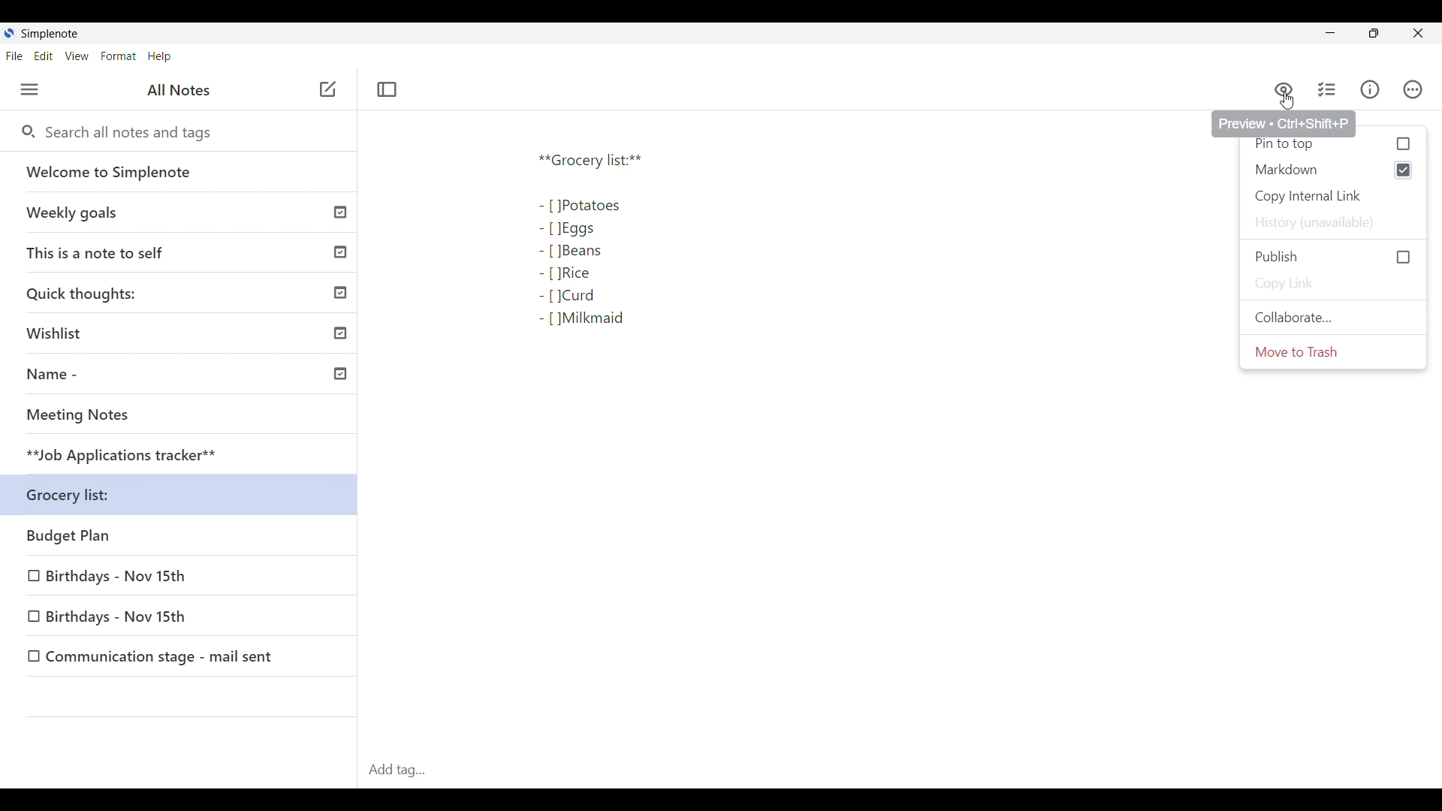 The height and width of the screenshot is (811, 1442). I want to click on Birthdays - Nov 15th, so click(180, 578).